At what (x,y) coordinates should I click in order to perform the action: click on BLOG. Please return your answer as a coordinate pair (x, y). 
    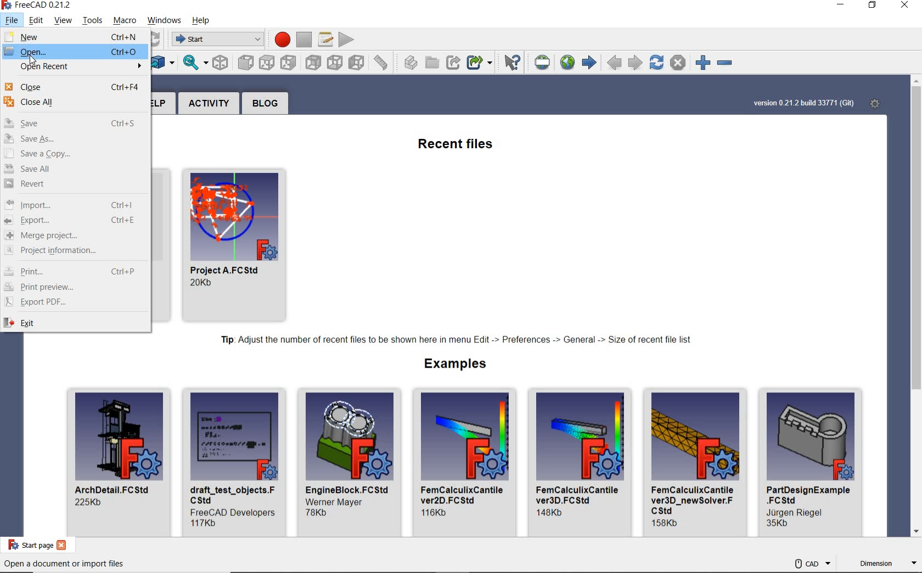
    Looking at the image, I should click on (265, 103).